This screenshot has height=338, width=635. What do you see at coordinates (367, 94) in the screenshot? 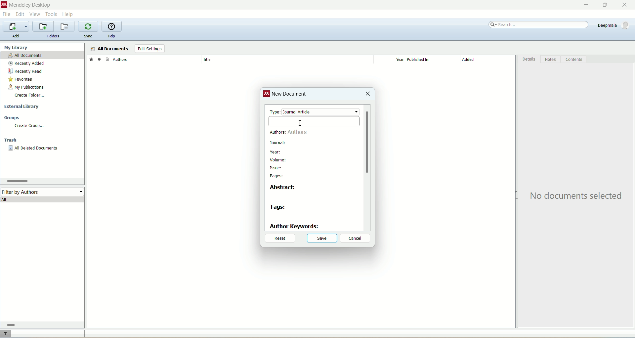
I see `close` at bounding box center [367, 94].